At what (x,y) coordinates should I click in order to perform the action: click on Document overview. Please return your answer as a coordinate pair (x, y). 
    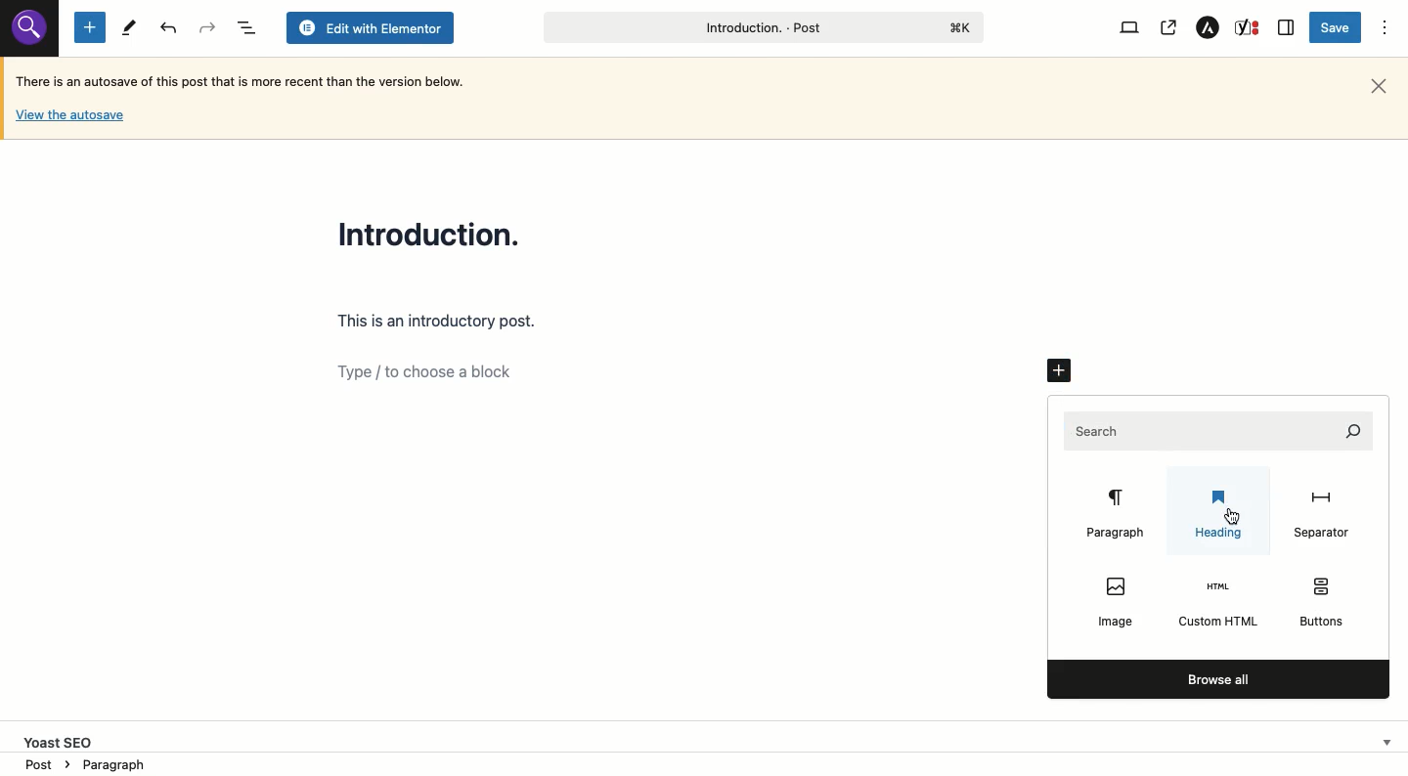
    Looking at the image, I should click on (244, 27).